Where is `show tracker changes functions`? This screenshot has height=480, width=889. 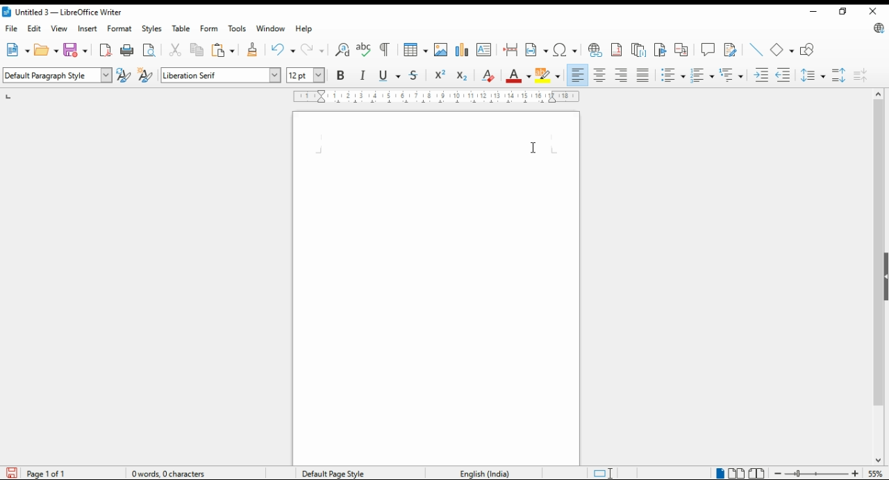 show tracker changes functions is located at coordinates (732, 49).